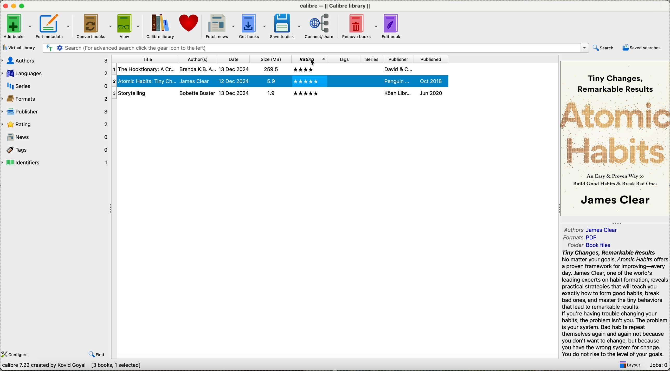 Image resolution: width=670 pixels, height=371 pixels. What do you see at coordinates (17, 27) in the screenshot?
I see `add books` at bounding box center [17, 27].